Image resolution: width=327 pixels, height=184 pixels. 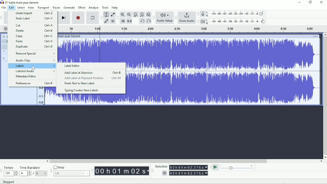 What do you see at coordinates (35, 53) in the screenshot?
I see `Remove Special` at bounding box center [35, 53].